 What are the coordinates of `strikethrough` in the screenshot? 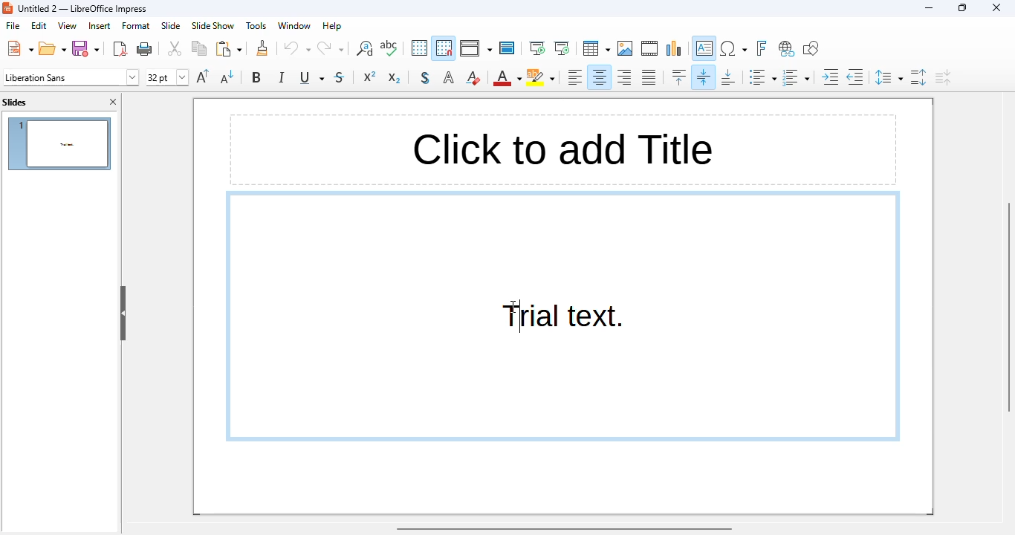 It's located at (340, 77).